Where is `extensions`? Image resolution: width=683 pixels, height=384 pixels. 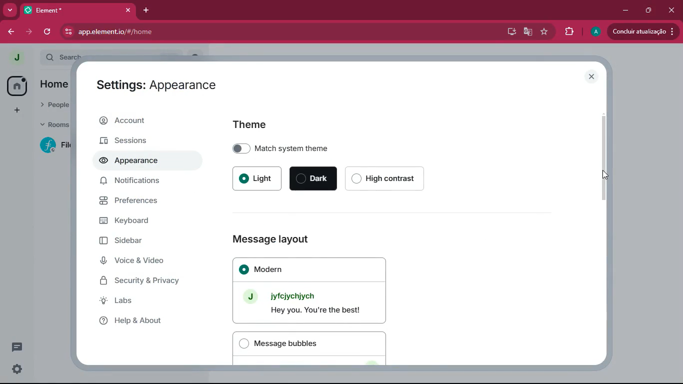
extensions is located at coordinates (569, 32).